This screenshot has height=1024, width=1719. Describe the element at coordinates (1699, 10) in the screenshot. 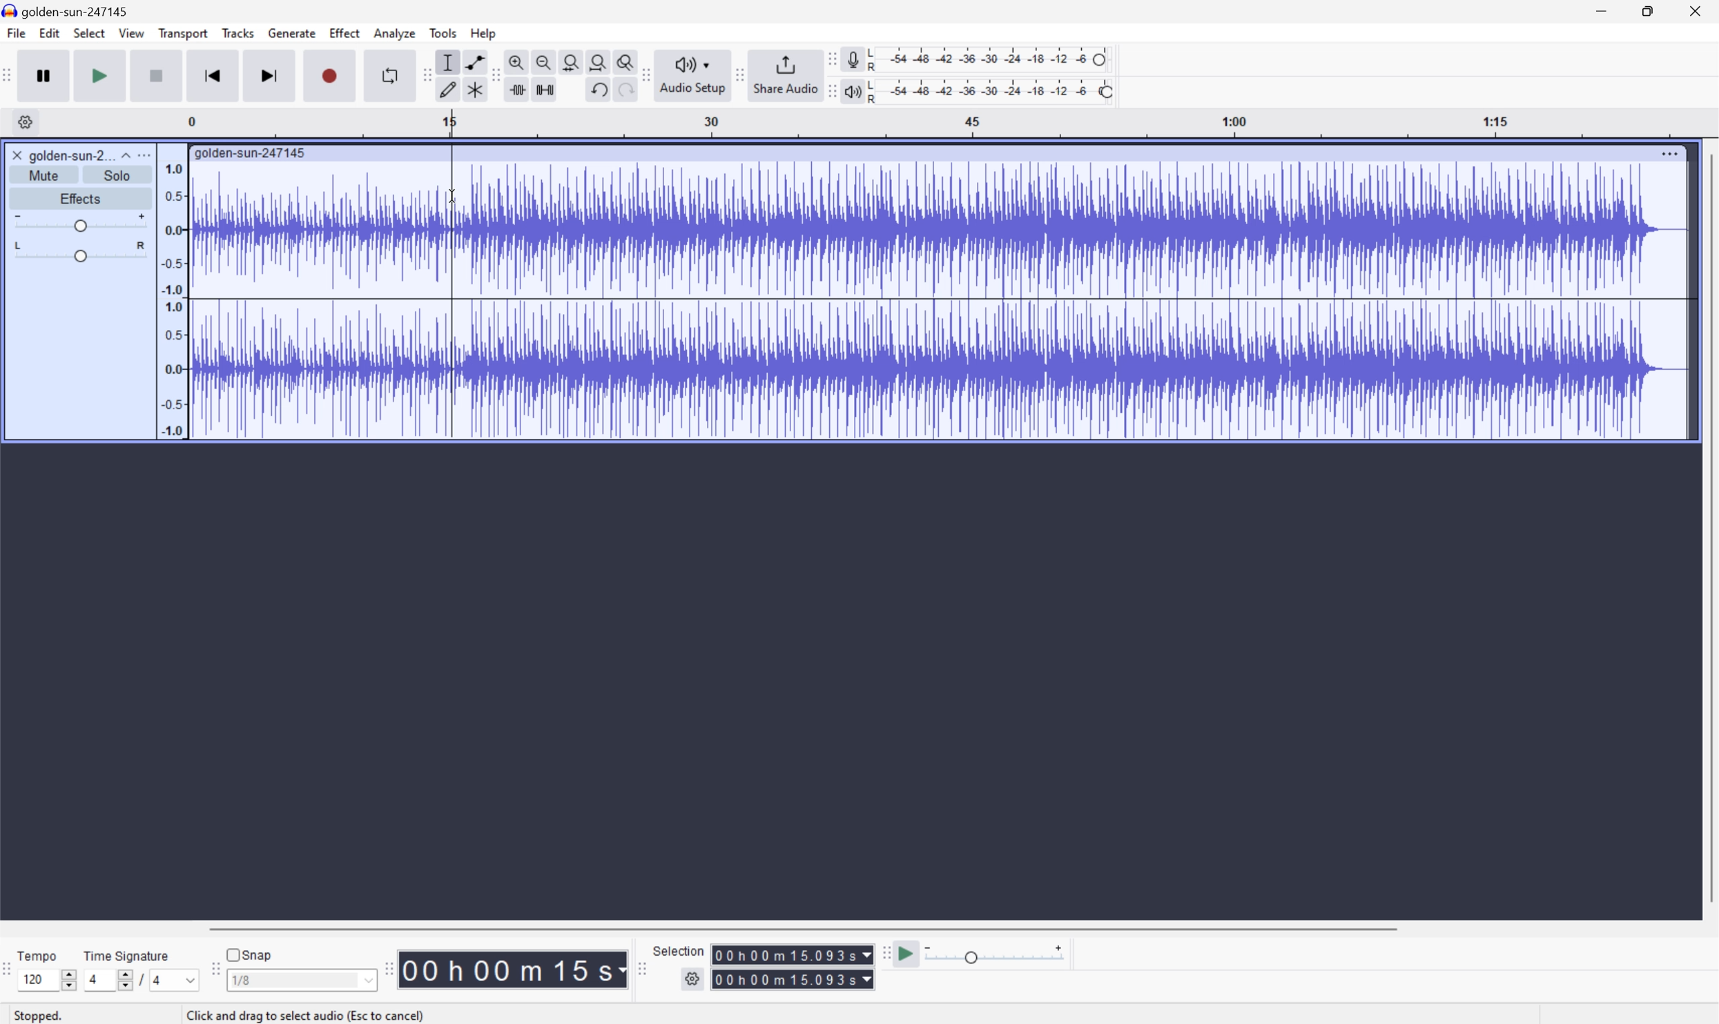

I see `Close` at that location.